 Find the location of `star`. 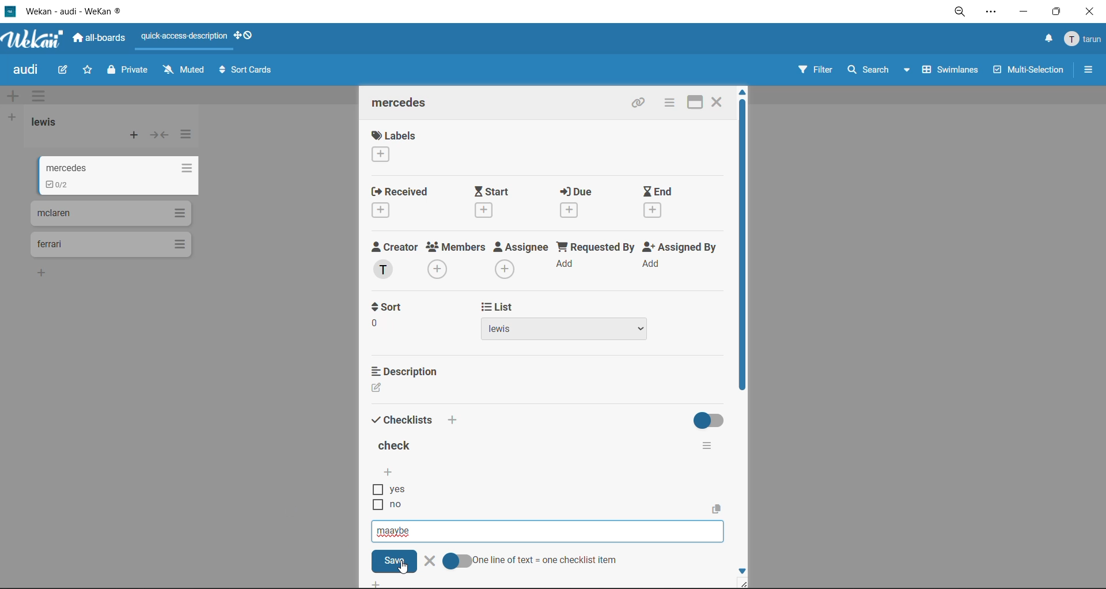

star is located at coordinates (92, 71).